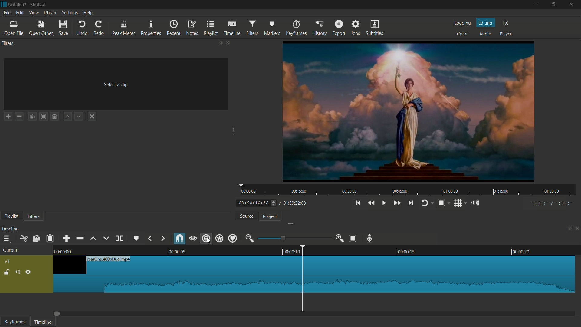  What do you see at coordinates (43, 116) in the screenshot?
I see `paste filters` at bounding box center [43, 116].